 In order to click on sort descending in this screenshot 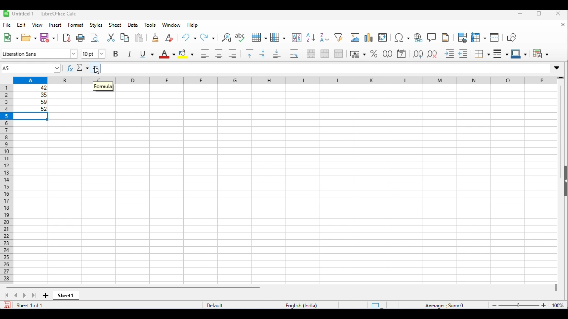, I will do `click(324, 37)`.